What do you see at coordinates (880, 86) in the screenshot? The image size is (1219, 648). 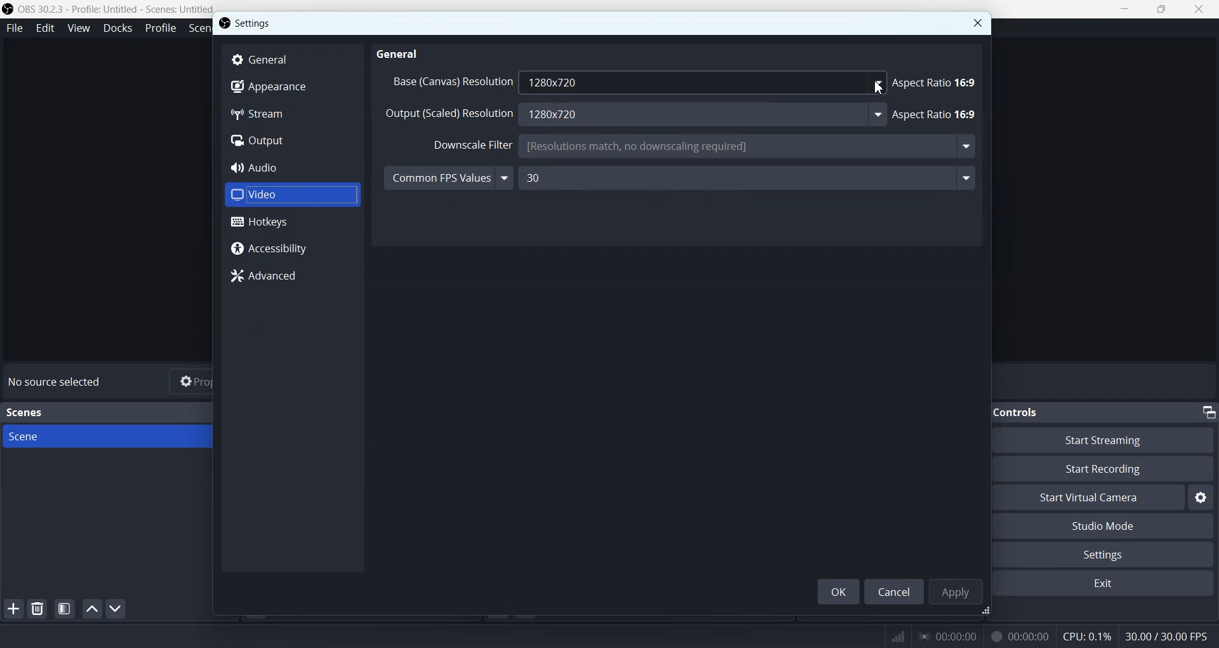 I see `Cursor` at bounding box center [880, 86].